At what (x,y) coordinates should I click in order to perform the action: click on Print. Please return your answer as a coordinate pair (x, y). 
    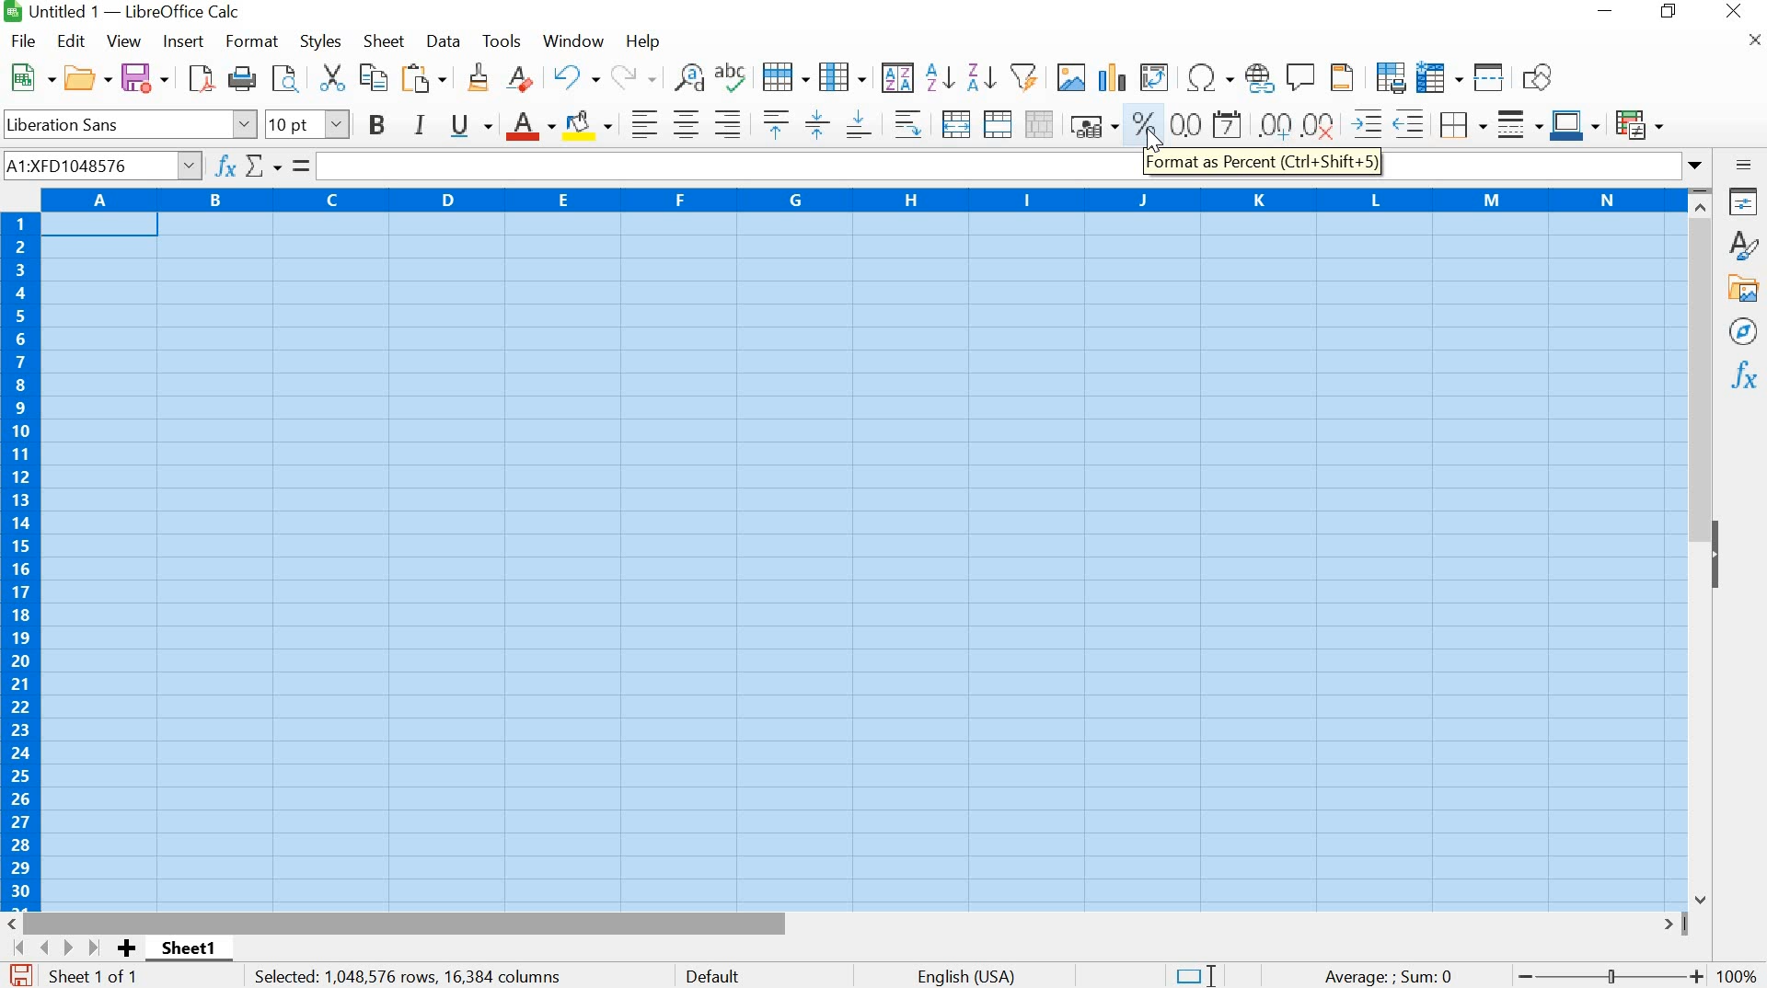
    Looking at the image, I should click on (241, 78).